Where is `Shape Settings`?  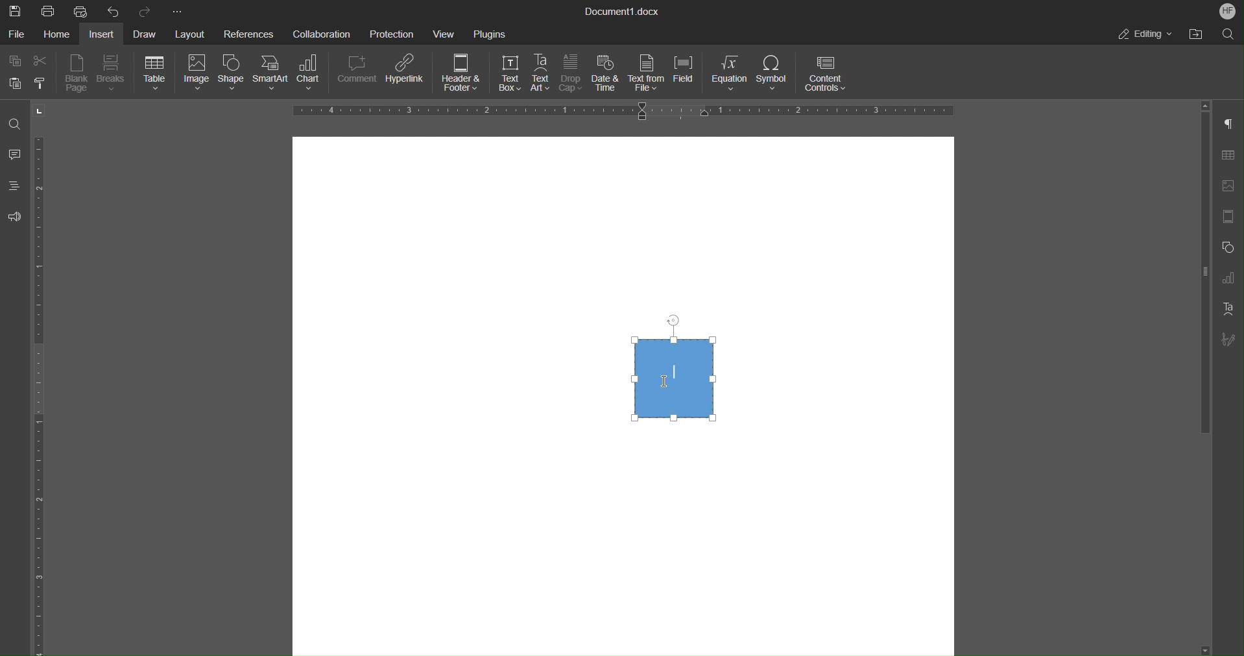 Shape Settings is located at coordinates (1231, 246).